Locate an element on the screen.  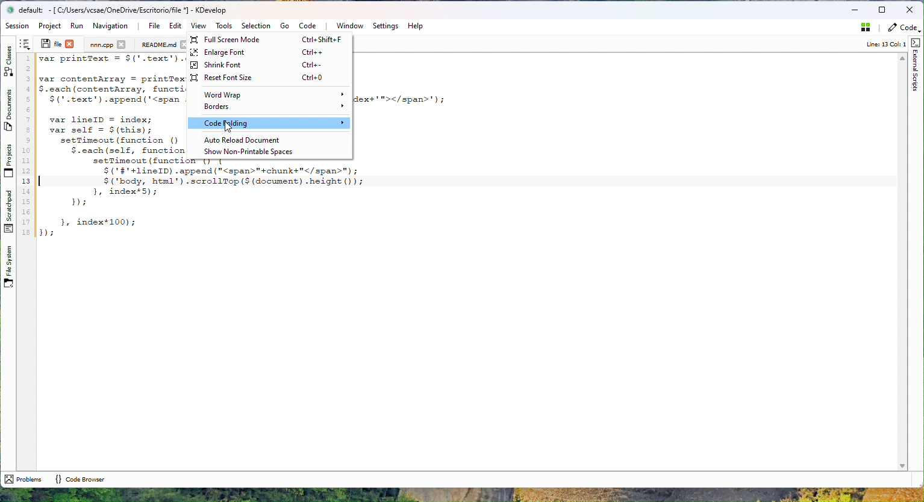
Close is located at coordinates (910, 10).